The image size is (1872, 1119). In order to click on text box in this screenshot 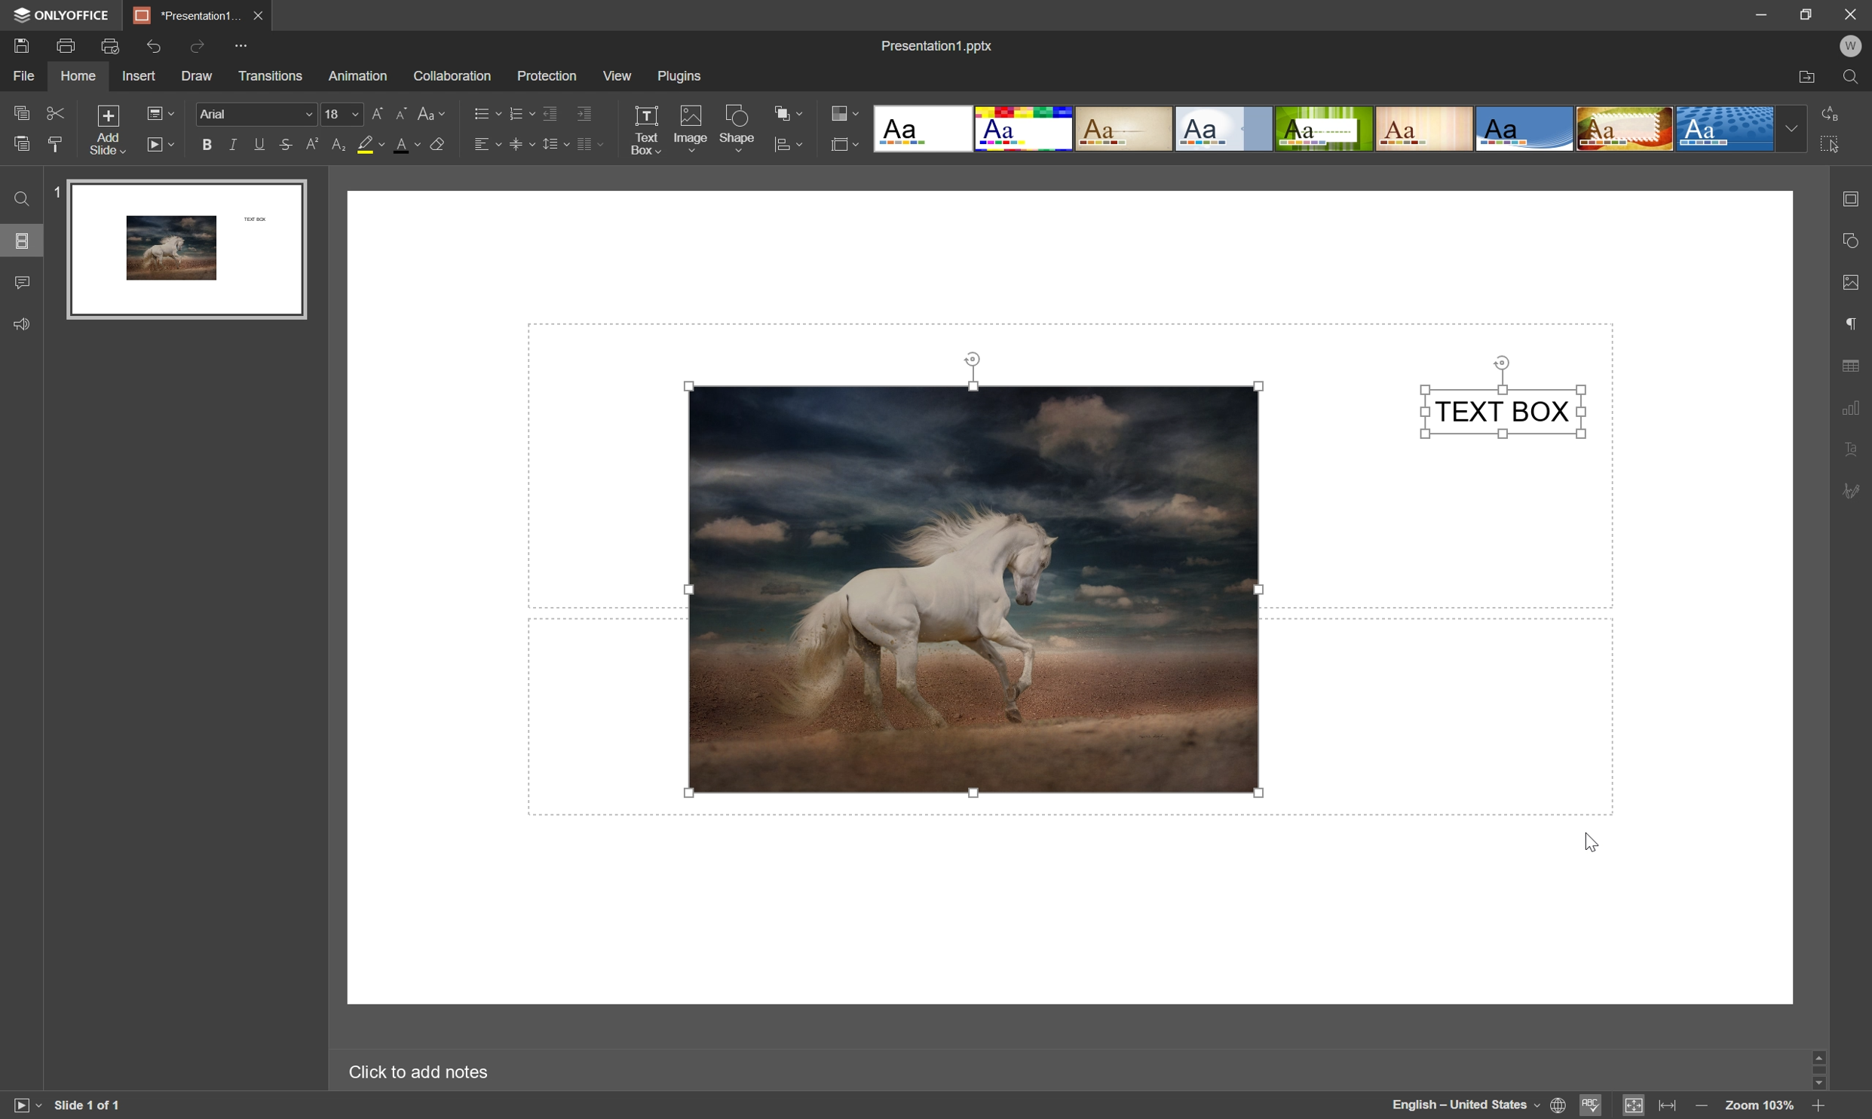, I will do `click(646, 130)`.